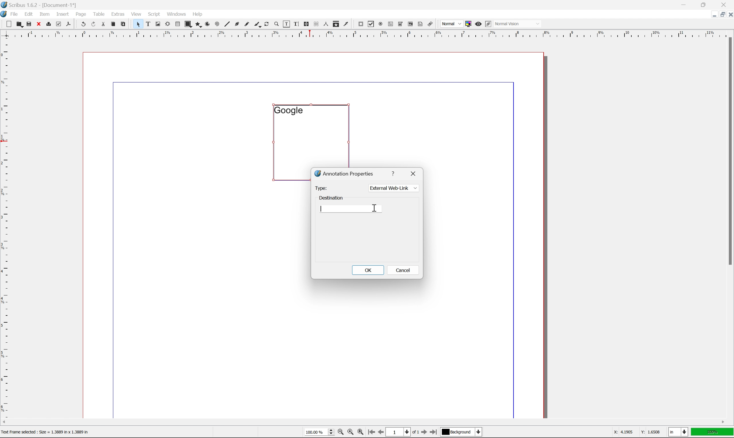 This screenshot has width=734, height=438. Describe the element at coordinates (48, 24) in the screenshot. I see `print` at that location.